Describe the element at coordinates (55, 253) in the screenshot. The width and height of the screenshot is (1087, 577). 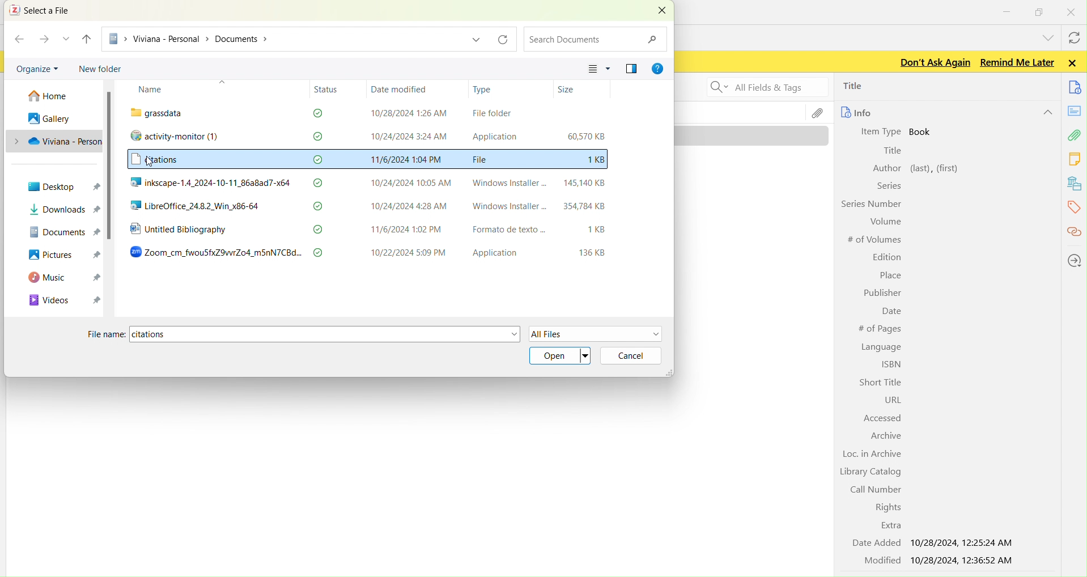
I see `PICTURES` at that location.